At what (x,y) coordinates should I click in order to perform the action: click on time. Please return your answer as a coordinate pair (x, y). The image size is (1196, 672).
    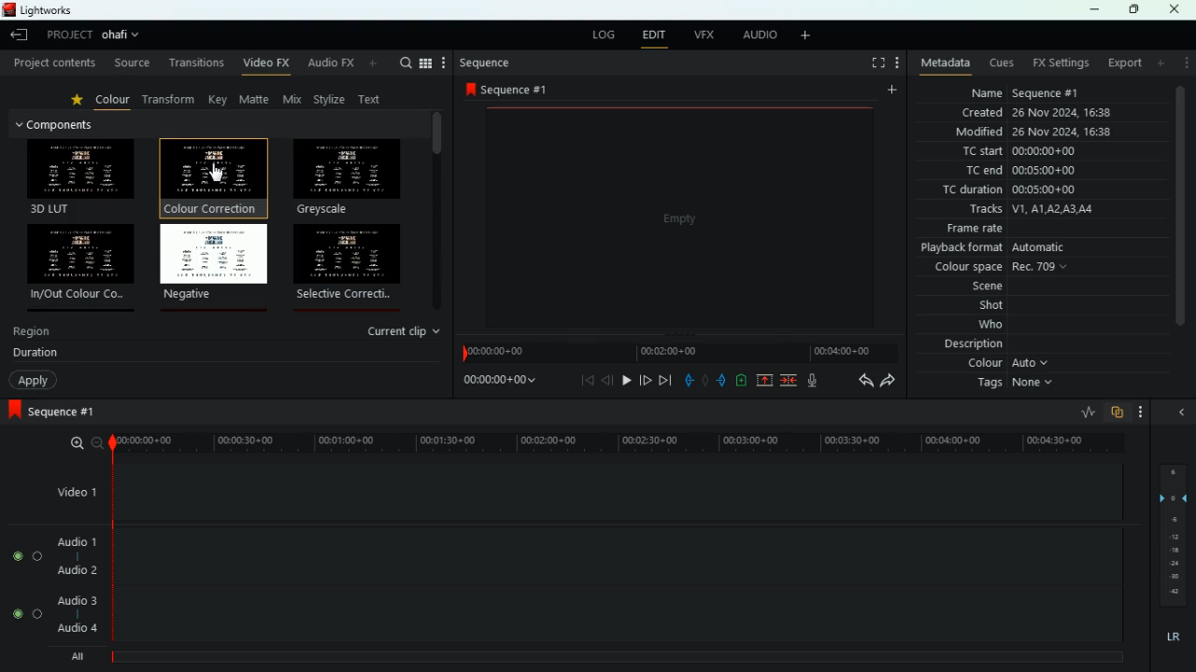
    Looking at the image, I should click on (610, 440).